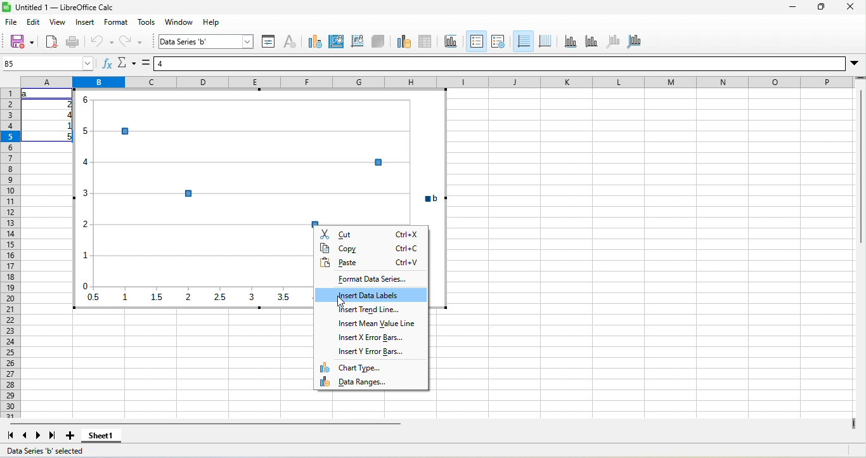  Describe the element at coordinates (371, 381) in the screenshot. I see `data ranges` at that location.